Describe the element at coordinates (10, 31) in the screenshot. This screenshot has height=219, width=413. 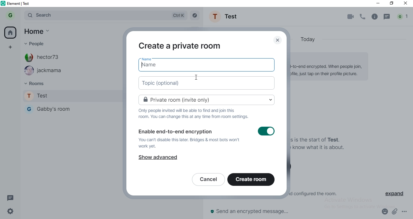
I see `home` at that location.